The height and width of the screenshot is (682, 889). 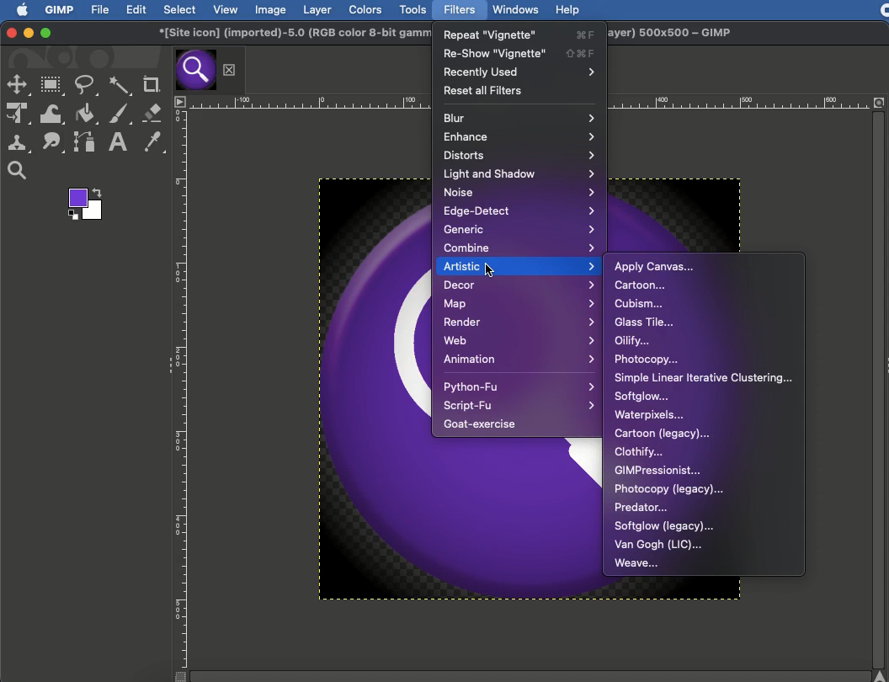 What do you see at coordinates (519, 321) in the screenshot?
I see `Render` at bounding box center [519, 321].